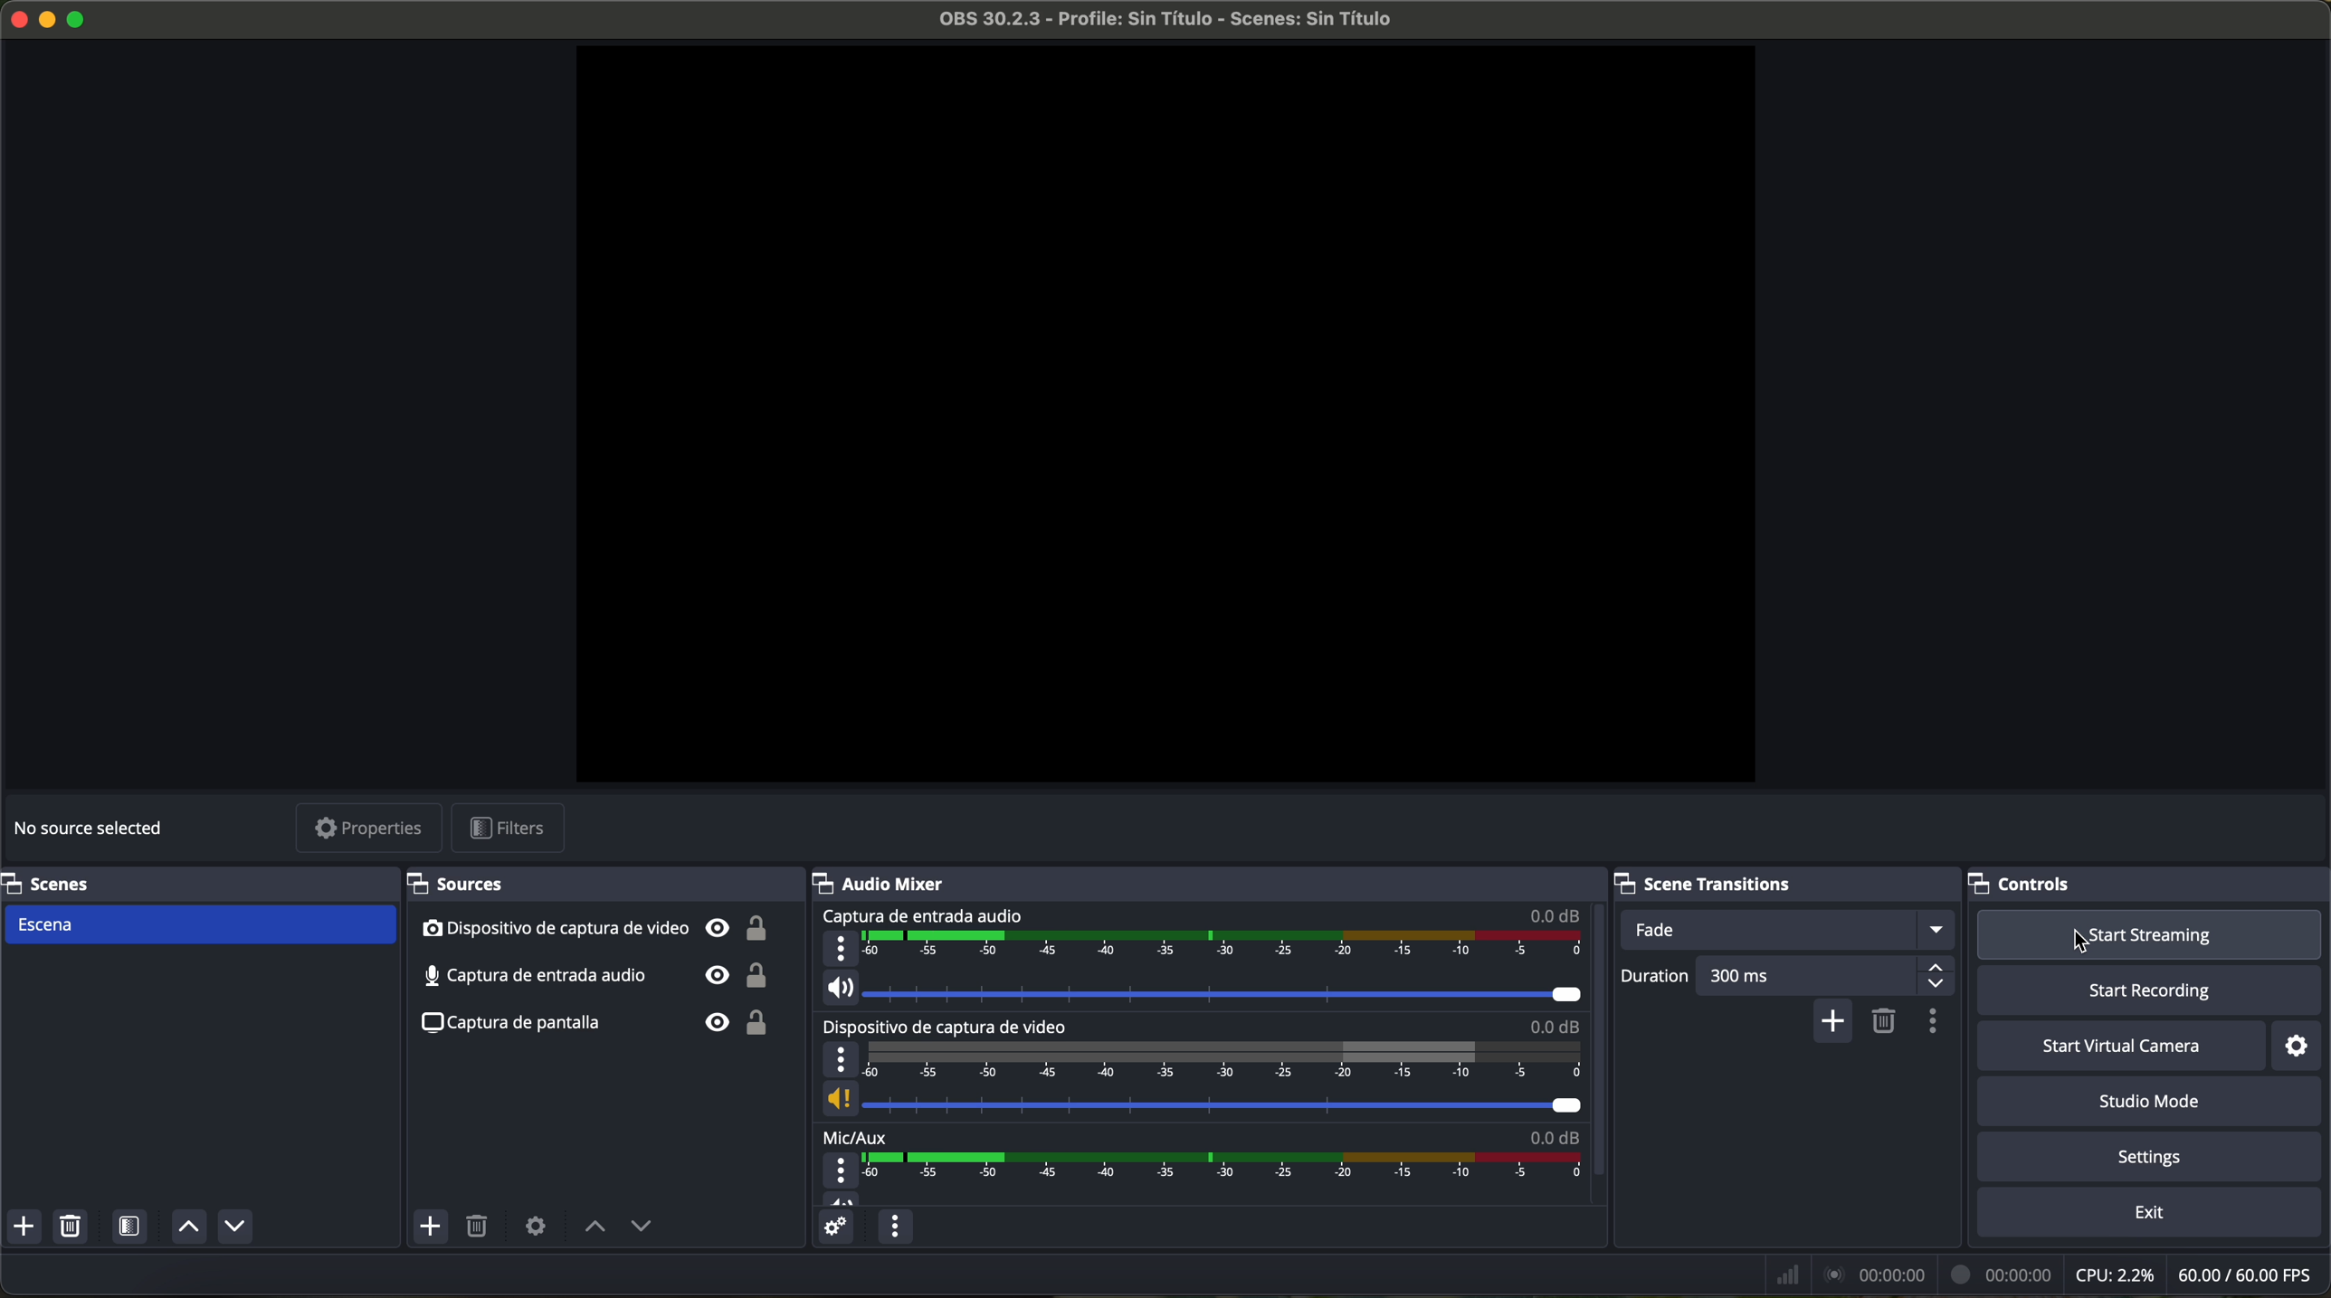 The image size is (2331, 1298). Describe the element at coordinates (370, 830) in the screenshot. I see `properties` at that location.